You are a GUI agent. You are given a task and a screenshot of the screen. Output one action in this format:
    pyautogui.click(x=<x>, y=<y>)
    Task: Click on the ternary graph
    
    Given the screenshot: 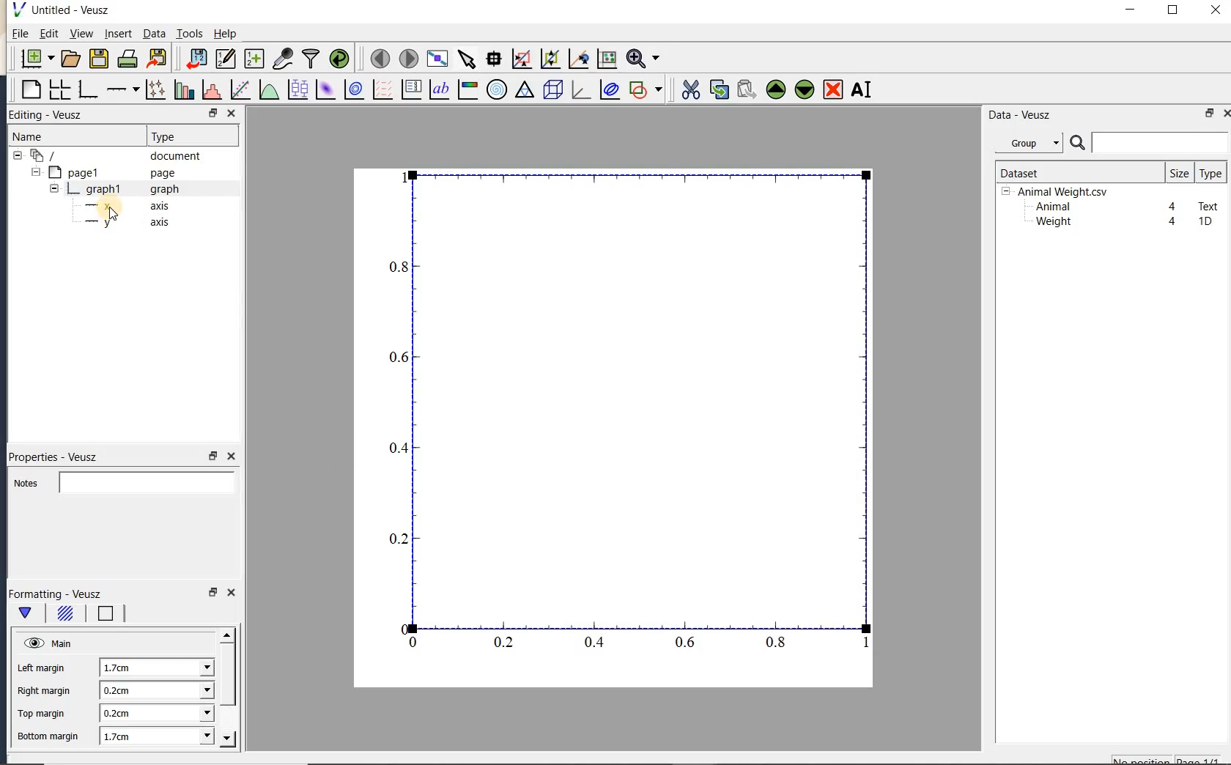 What is the action you would take?
    pyautogui.click(x=524, y=92)
    